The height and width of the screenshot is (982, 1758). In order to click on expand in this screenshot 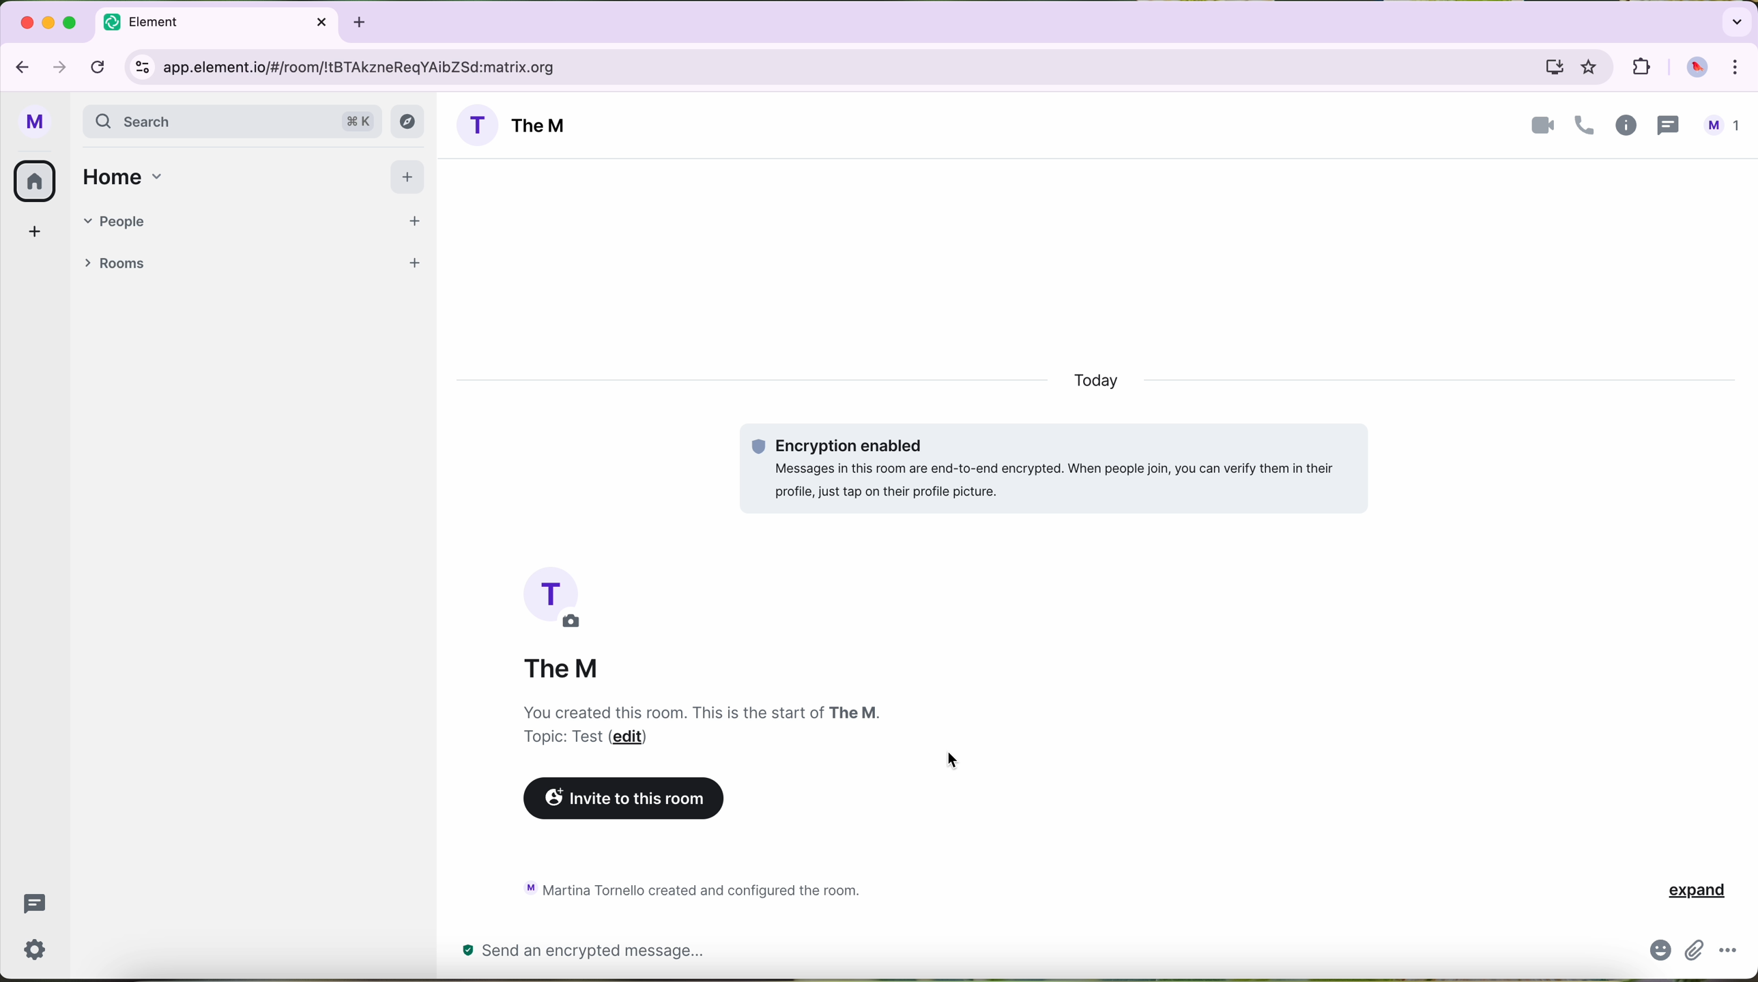, I will do `click(1693, 890)`.